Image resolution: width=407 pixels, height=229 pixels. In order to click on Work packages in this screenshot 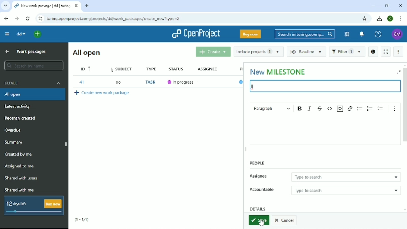, I will do `click(31, 52)`.